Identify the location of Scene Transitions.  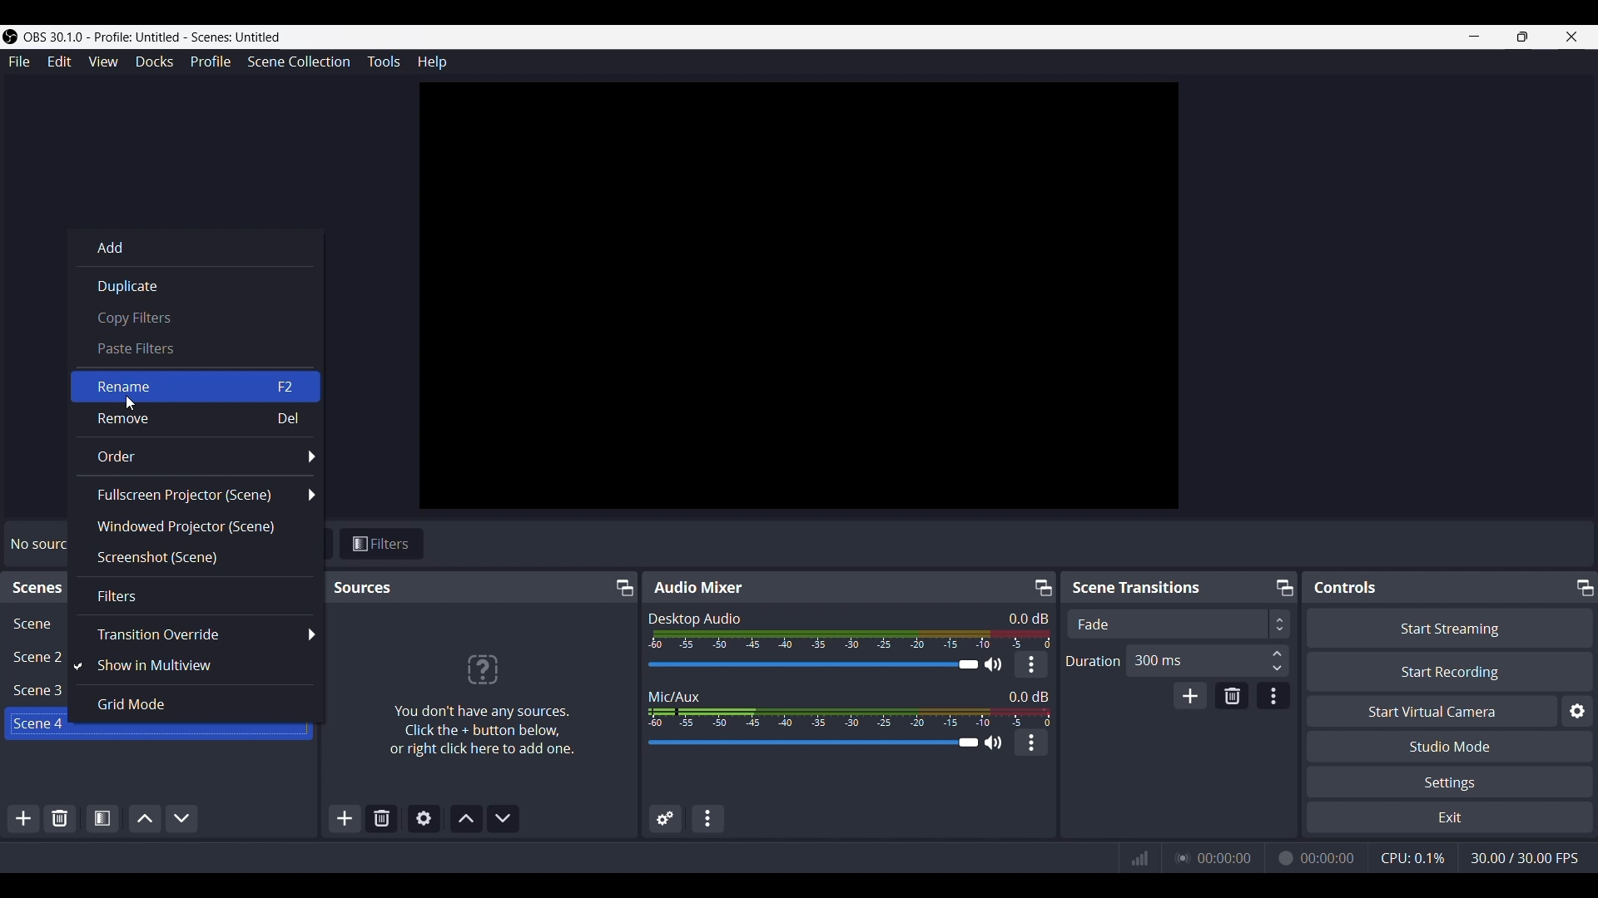
(1140, 587).